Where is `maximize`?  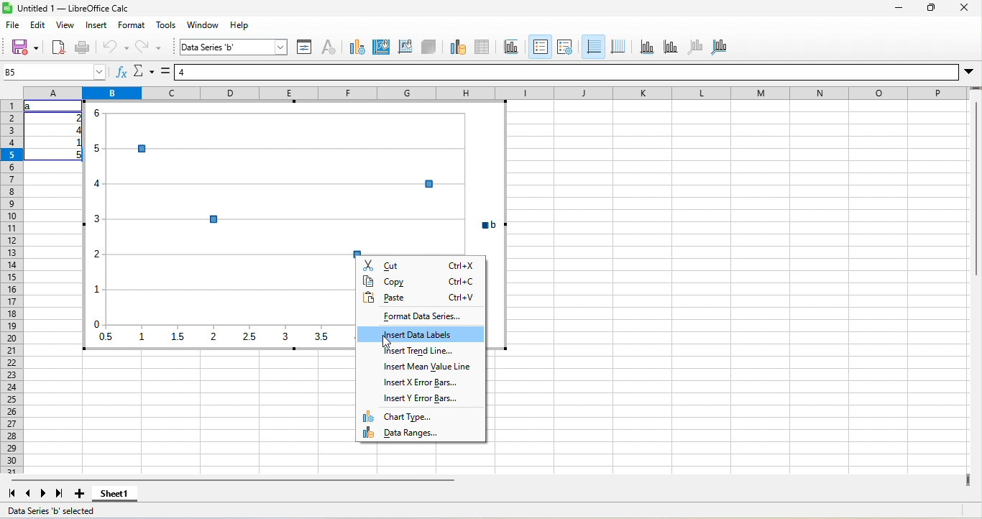
maximize is located at coordinates (931, 7).